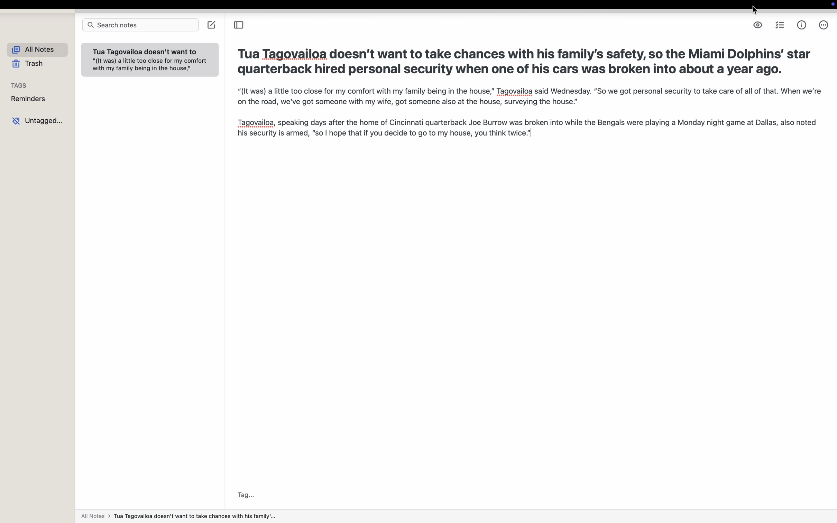 The image size is (837, 523). Describe the element at coordinates (525, 60) in the screenshot. I see `Tua Tagovailoa doesn’t want to take chances with his family’s safety, so the Miami Dolphins’ star
quarterback hired personal security when one of his cars was broken into about a year ago.` at that location.